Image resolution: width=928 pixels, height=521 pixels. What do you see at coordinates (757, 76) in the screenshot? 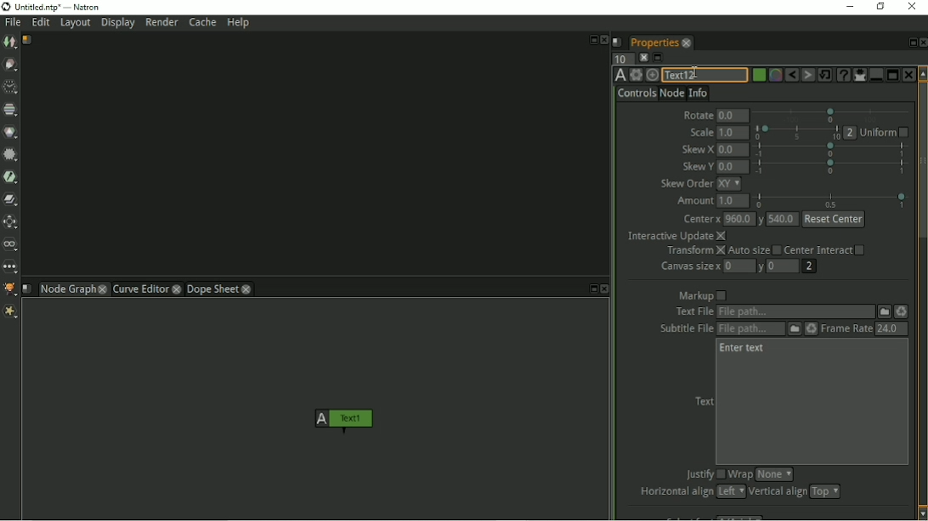
I see `Node color` at bounding box center [757, 76].